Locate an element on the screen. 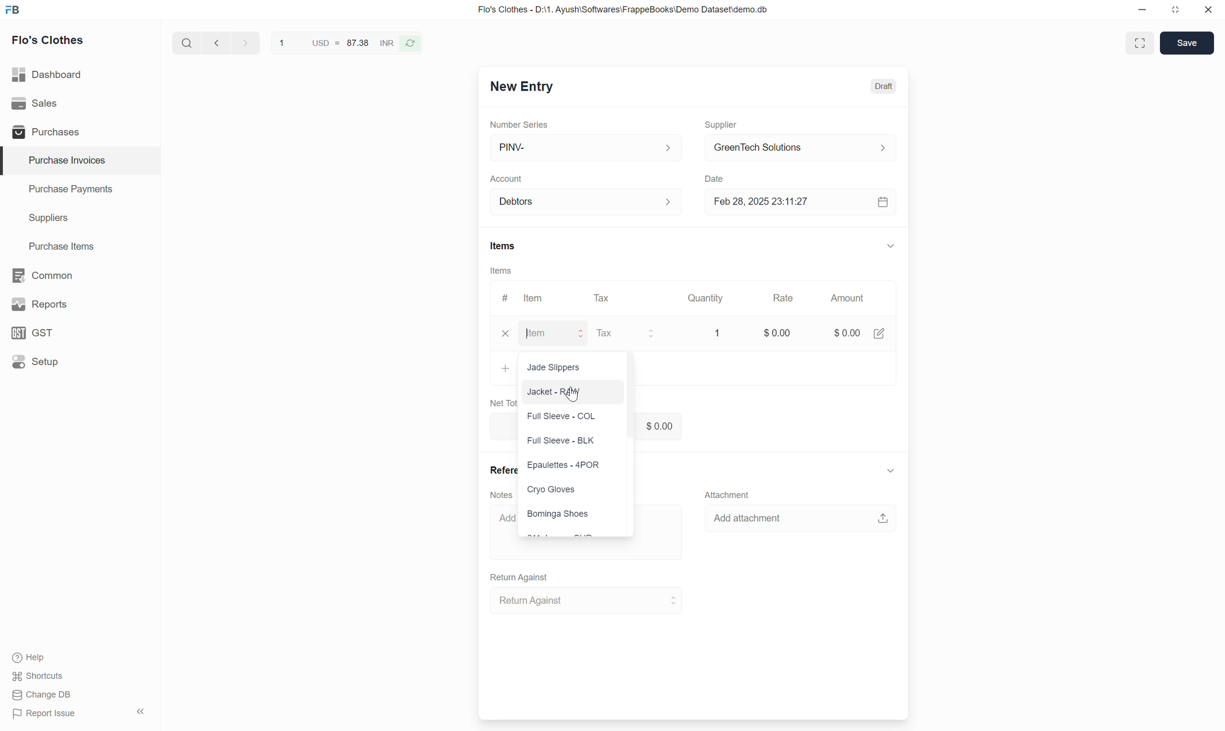 The height and width of the screenshot is (731, 1225). Full Sleeve - COL is located at coordinates (572, 416).